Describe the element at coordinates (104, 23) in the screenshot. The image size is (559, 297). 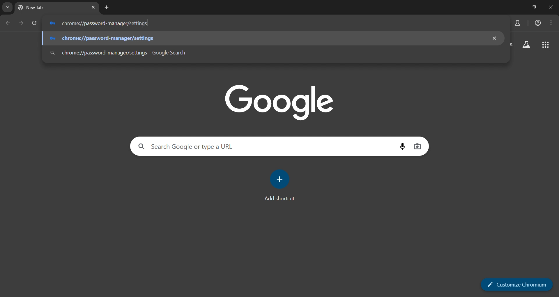
I see `chrome://password-manager/settings - Google Search` at that location.